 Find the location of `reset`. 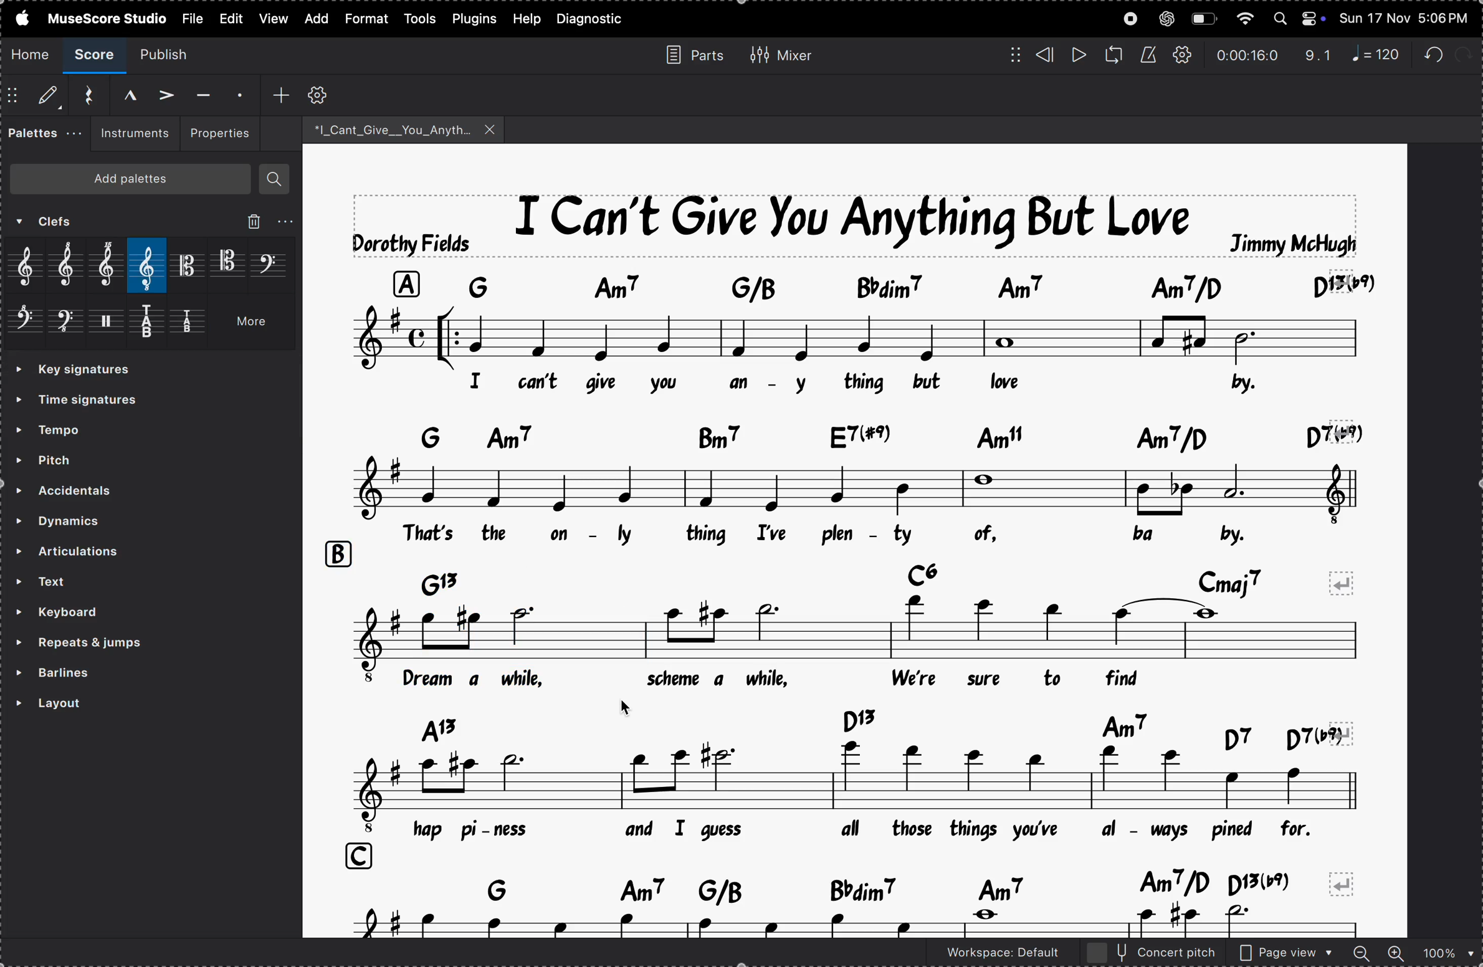

reset is located at coordinates (83, 95).